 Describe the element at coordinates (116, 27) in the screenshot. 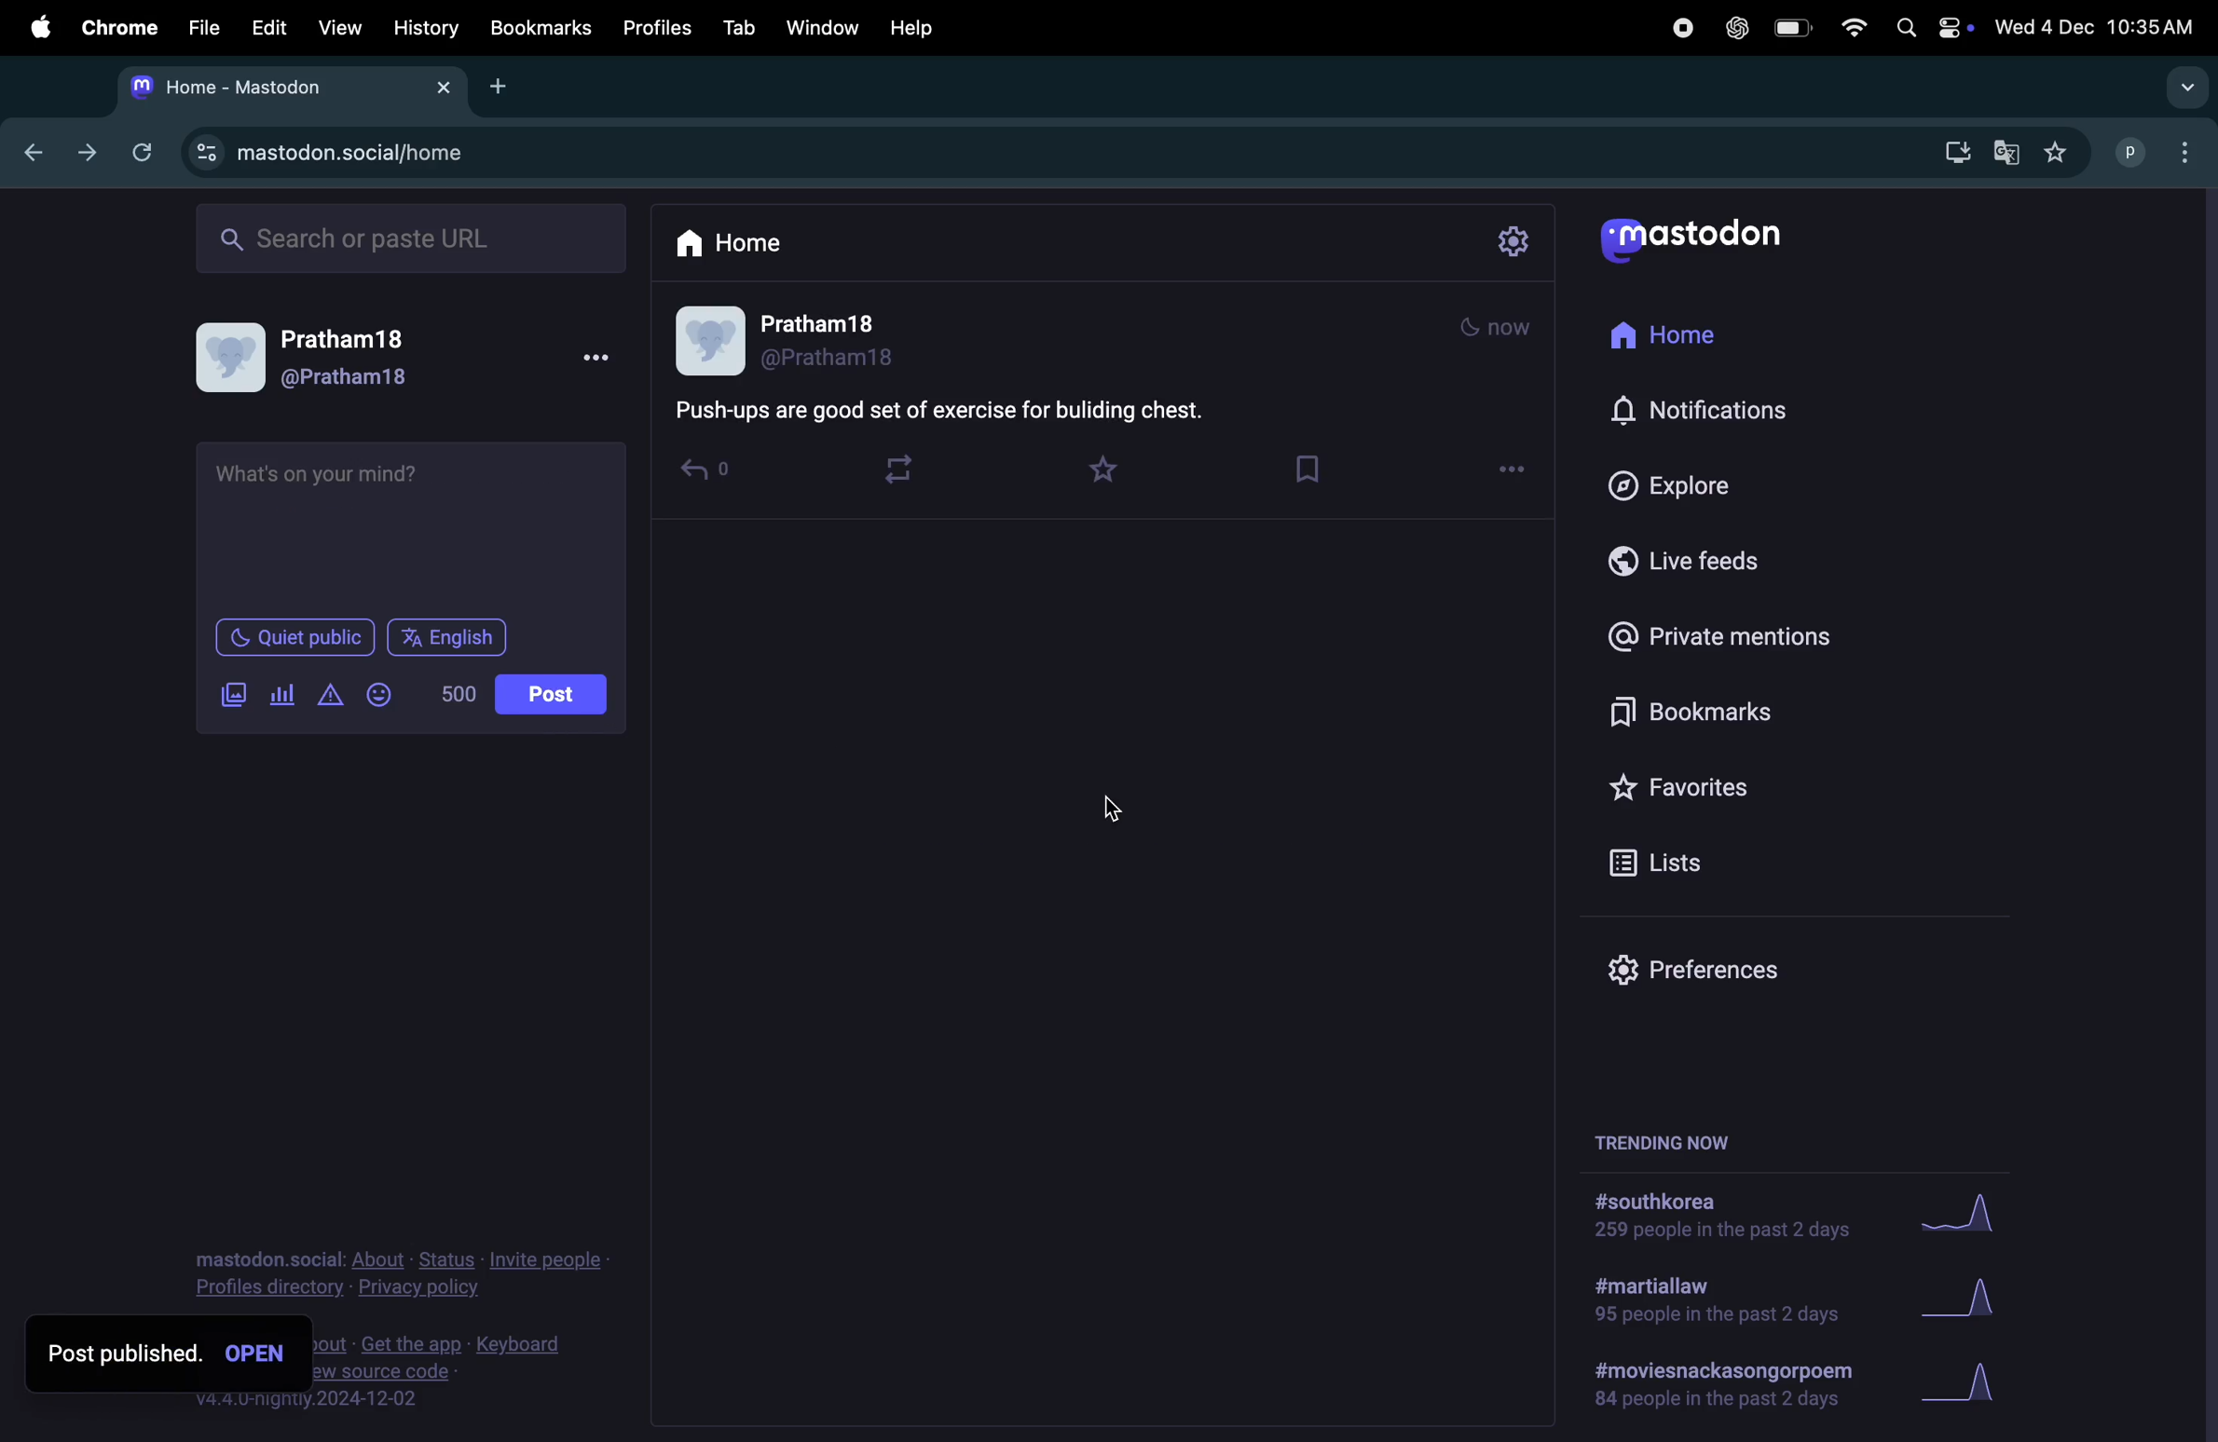

I see `Chrome` at that location.